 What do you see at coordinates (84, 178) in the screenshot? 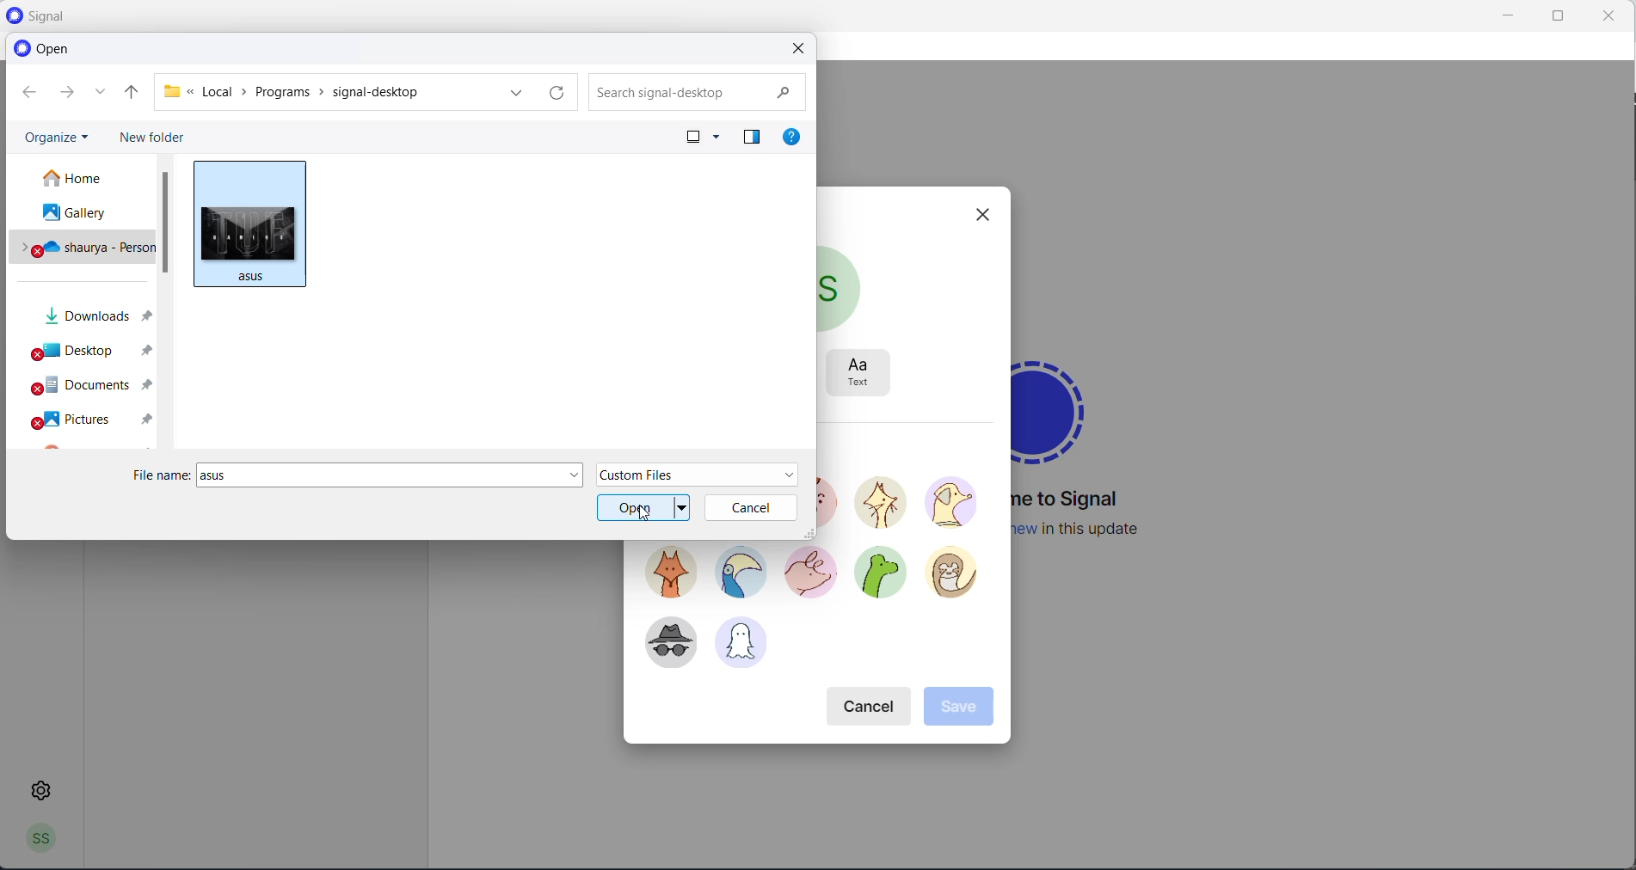
I see `home` at bounding box center [84, 178].